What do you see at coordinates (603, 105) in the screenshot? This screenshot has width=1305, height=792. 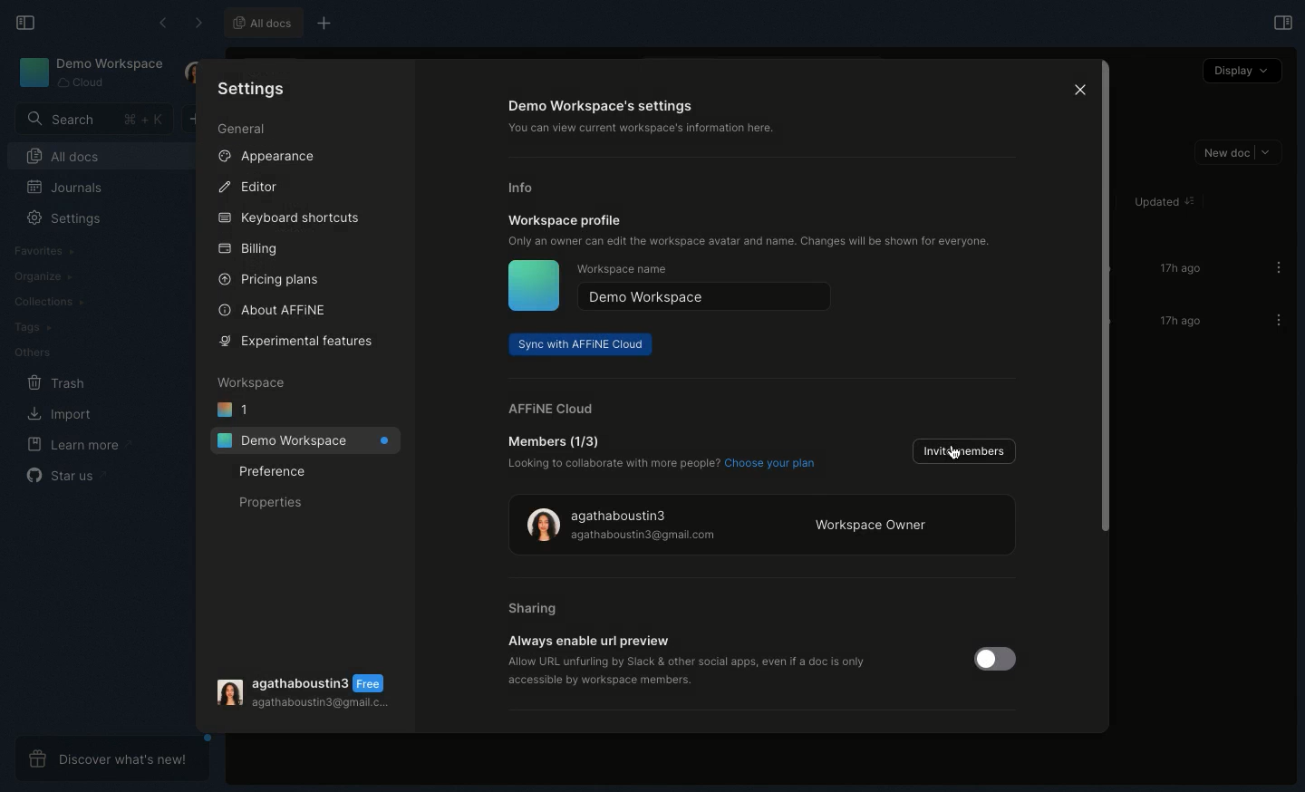 I see `Demo workspace's settings` at bounding box center [603, 105].